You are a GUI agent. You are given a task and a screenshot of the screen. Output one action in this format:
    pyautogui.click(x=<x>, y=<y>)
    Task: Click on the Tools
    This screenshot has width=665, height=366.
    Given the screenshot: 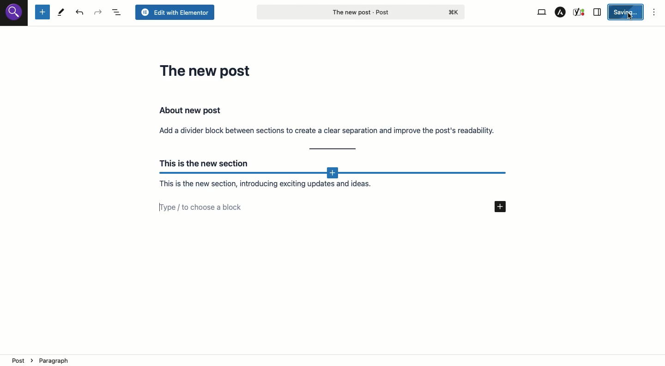 What is the action you would take?
    pyautogui.click(x=61, y=13)
    